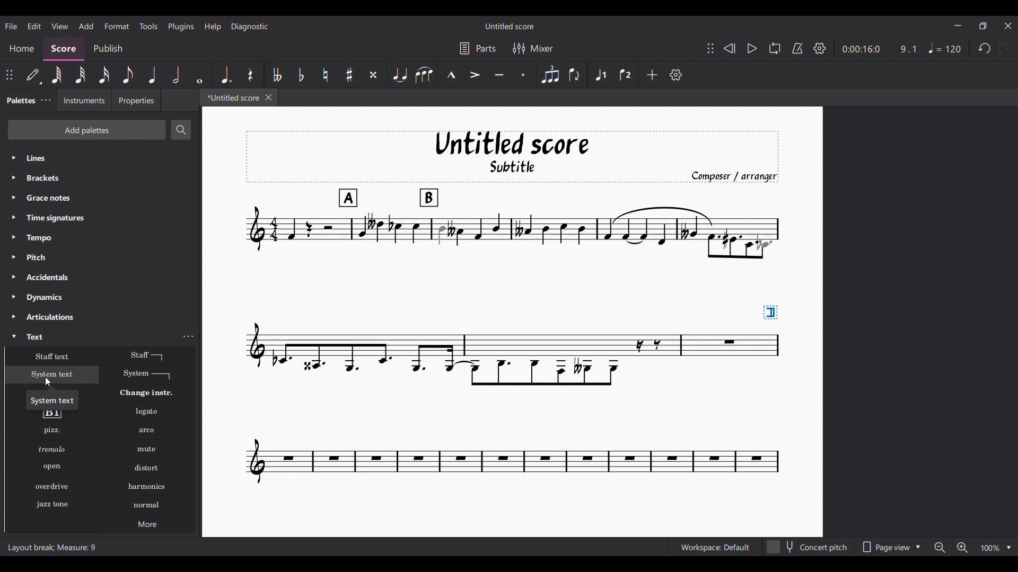  What do you see at coordinates (19, 101) in the screenshot?
I see `Palettes` at bounding box center [19, 101].